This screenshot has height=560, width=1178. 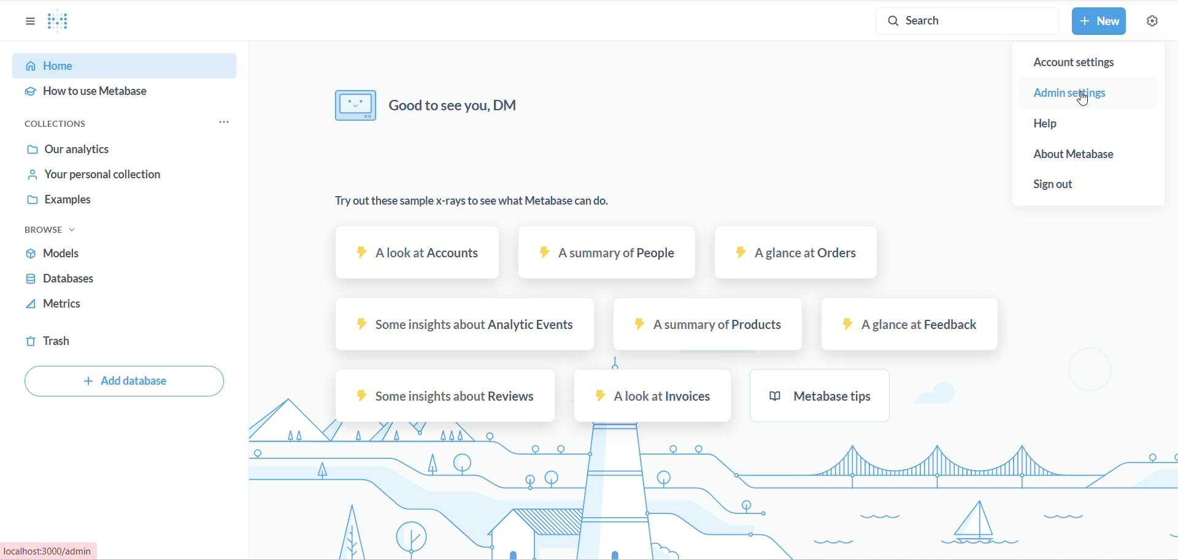 I want to click on home, so click(x=125, y=65).